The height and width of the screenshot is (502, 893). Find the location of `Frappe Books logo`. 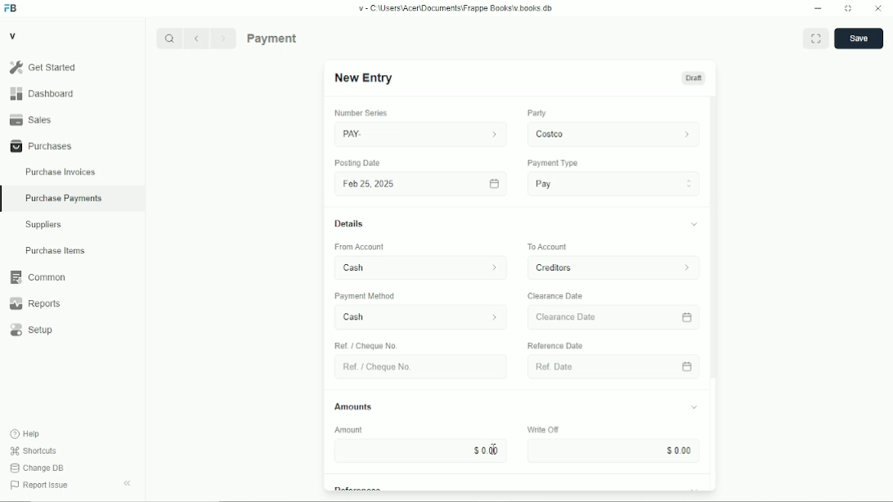

Frappe Books logo is located at coordinates (10, 8).